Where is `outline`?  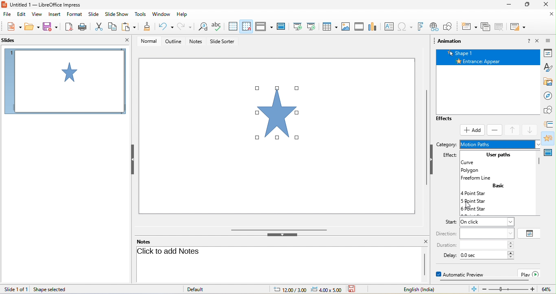 outline is located at coordinates (175, 43).